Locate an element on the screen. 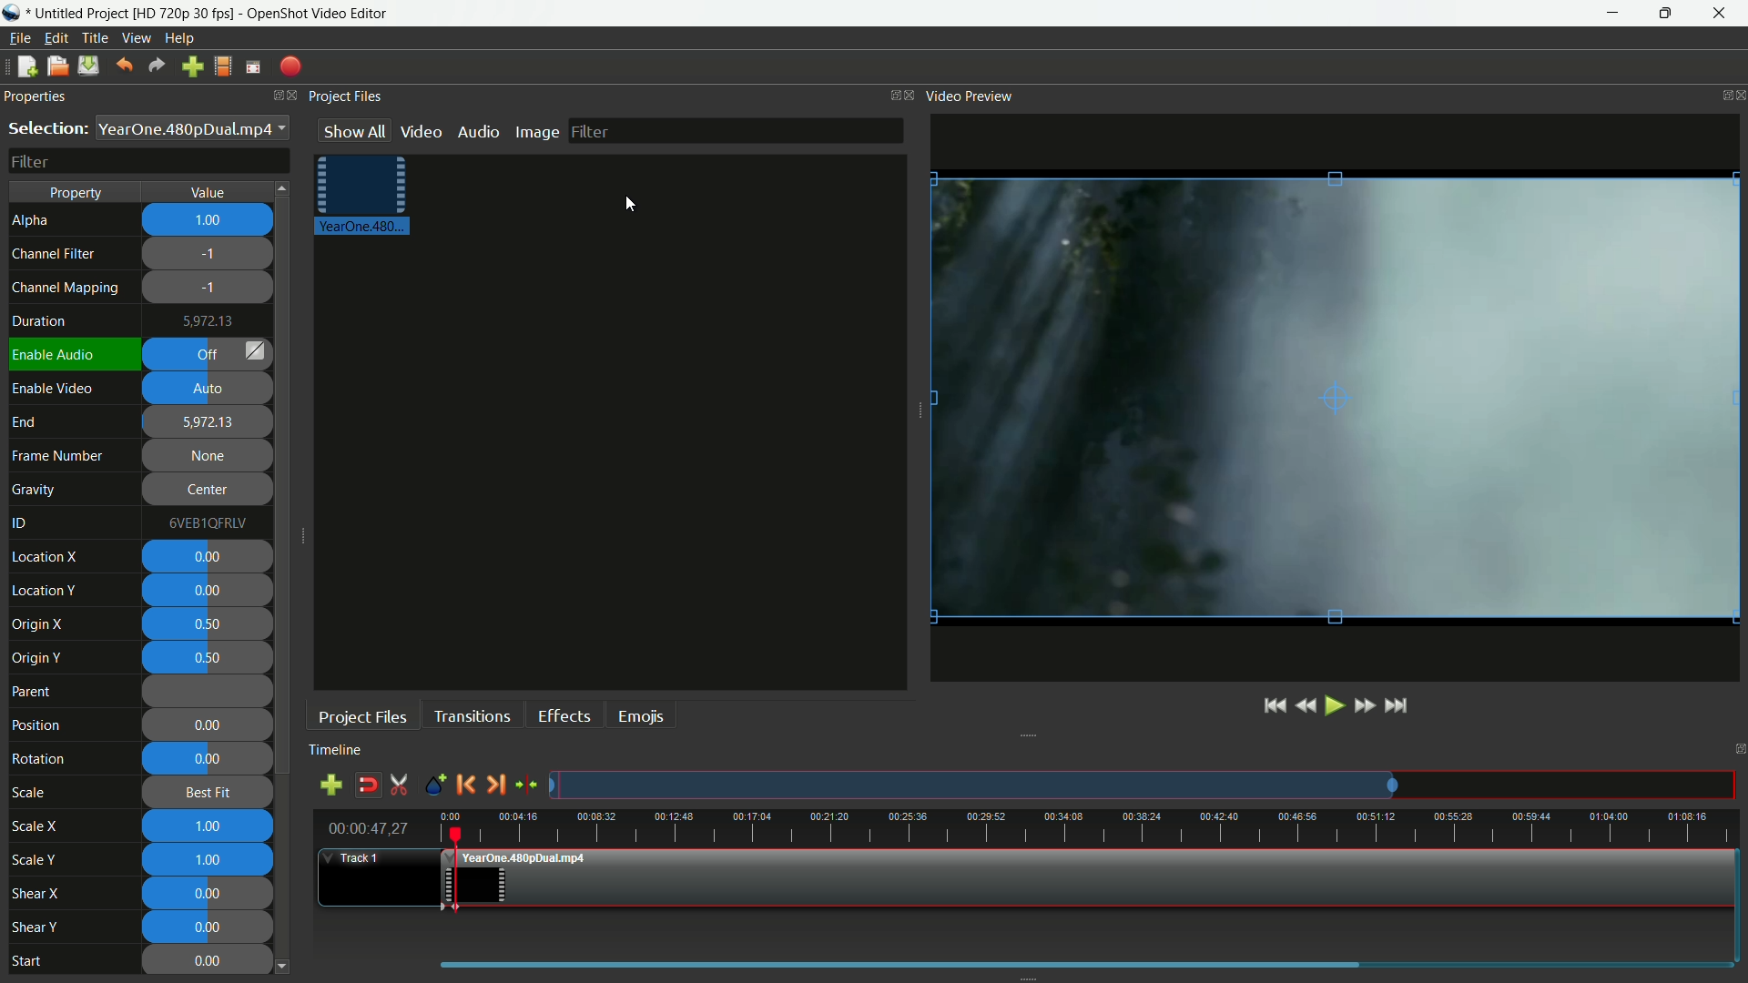 The image size is (1748, 983). current time is located at coordinates (367, 828).